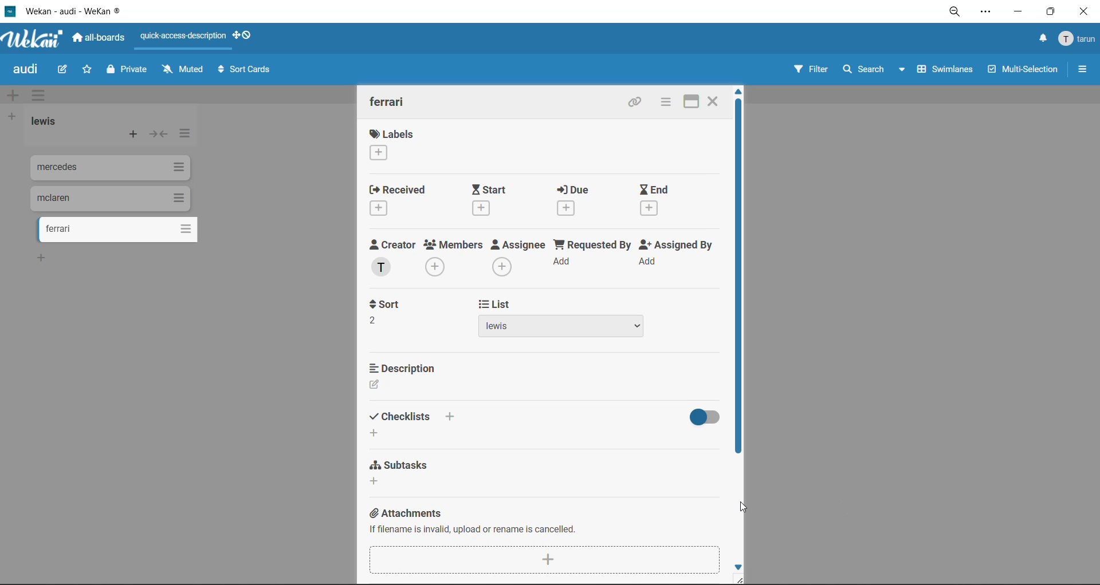  What do you see at coordinates (123, 230) in the screenshot?
I see `cards` at bounding box center [123, 230].